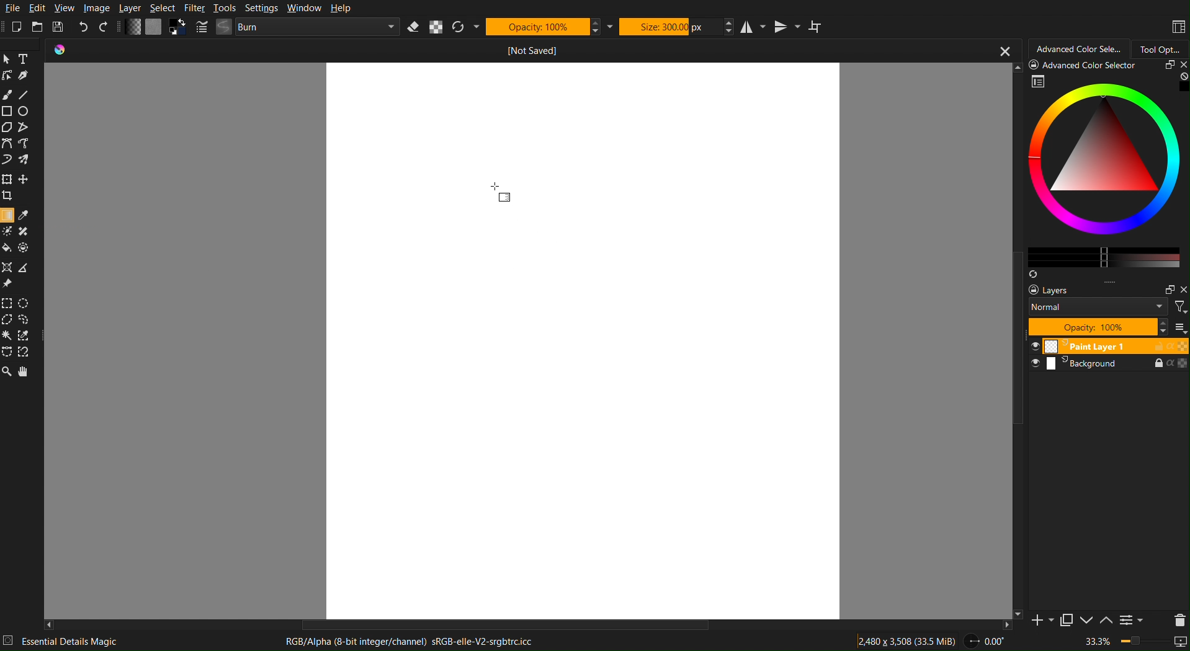  I want to click on Cursor, so click(496, 185).